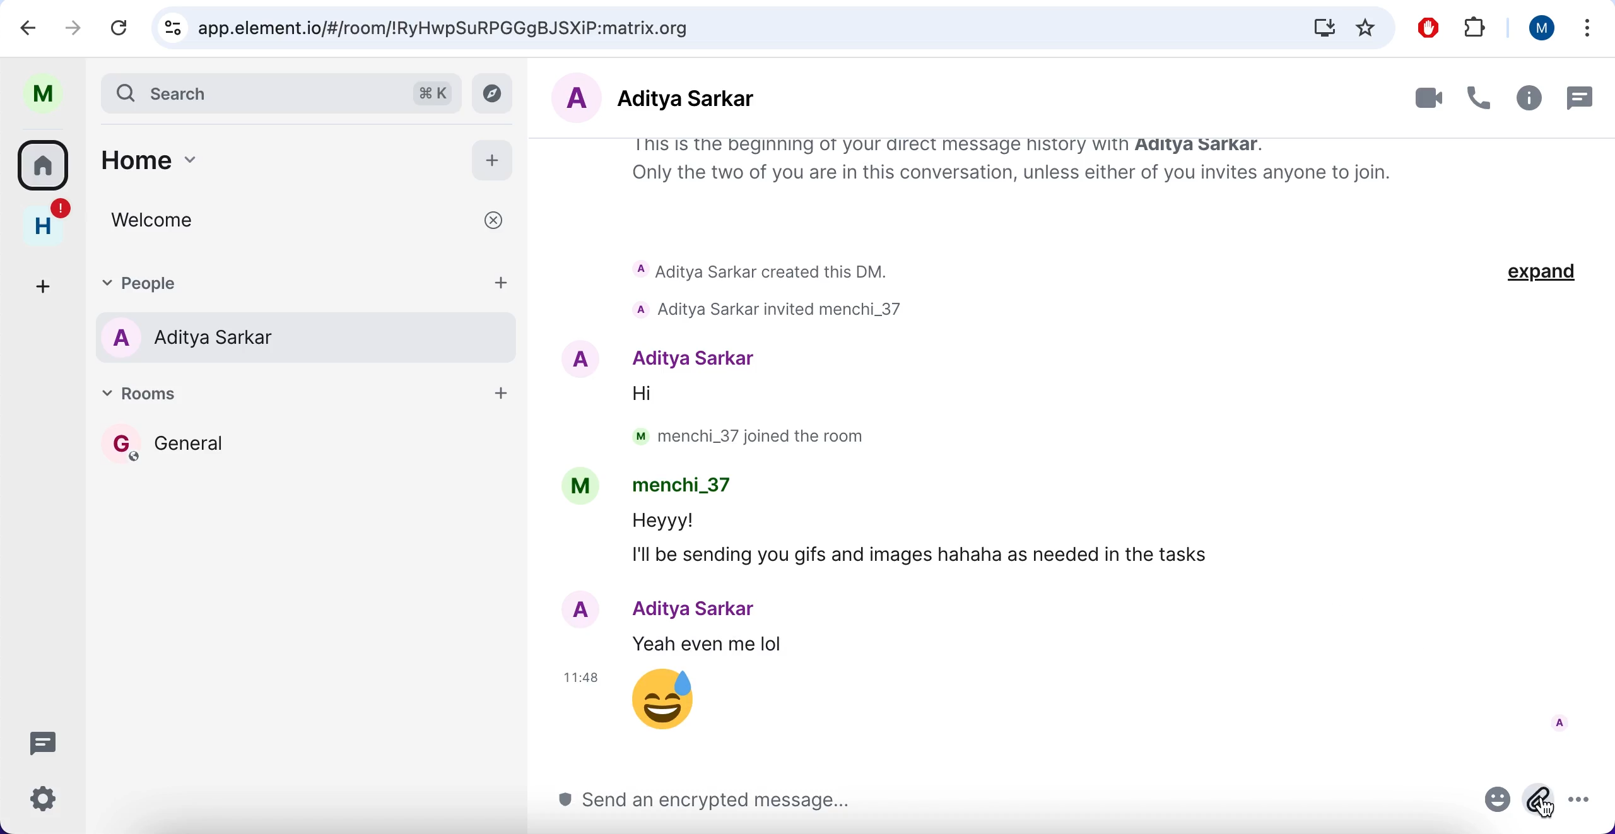 This screenshot has height=834, width=1615. What do you see at coordinates (47, 744) in the screenshot?
I see `chat` at bounding box center [47, 744].